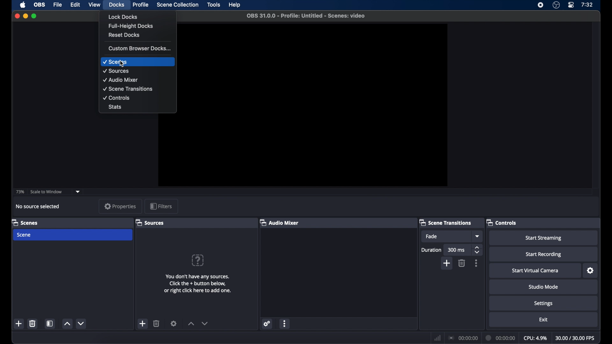  Describe the element at coordinates (140, 48) in the screenshot. I see `custom browser docks` at that location.